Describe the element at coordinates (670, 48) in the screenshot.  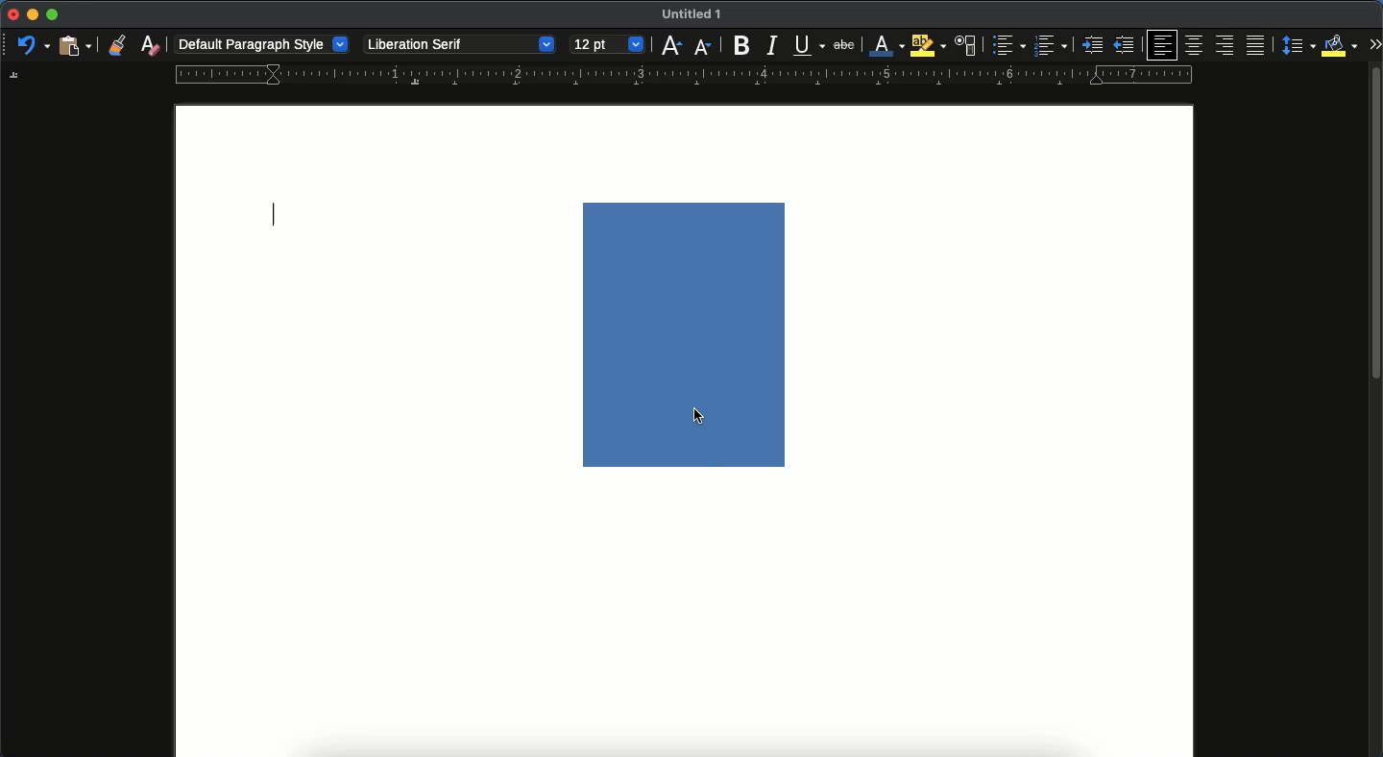
I see `increase size` at that location.